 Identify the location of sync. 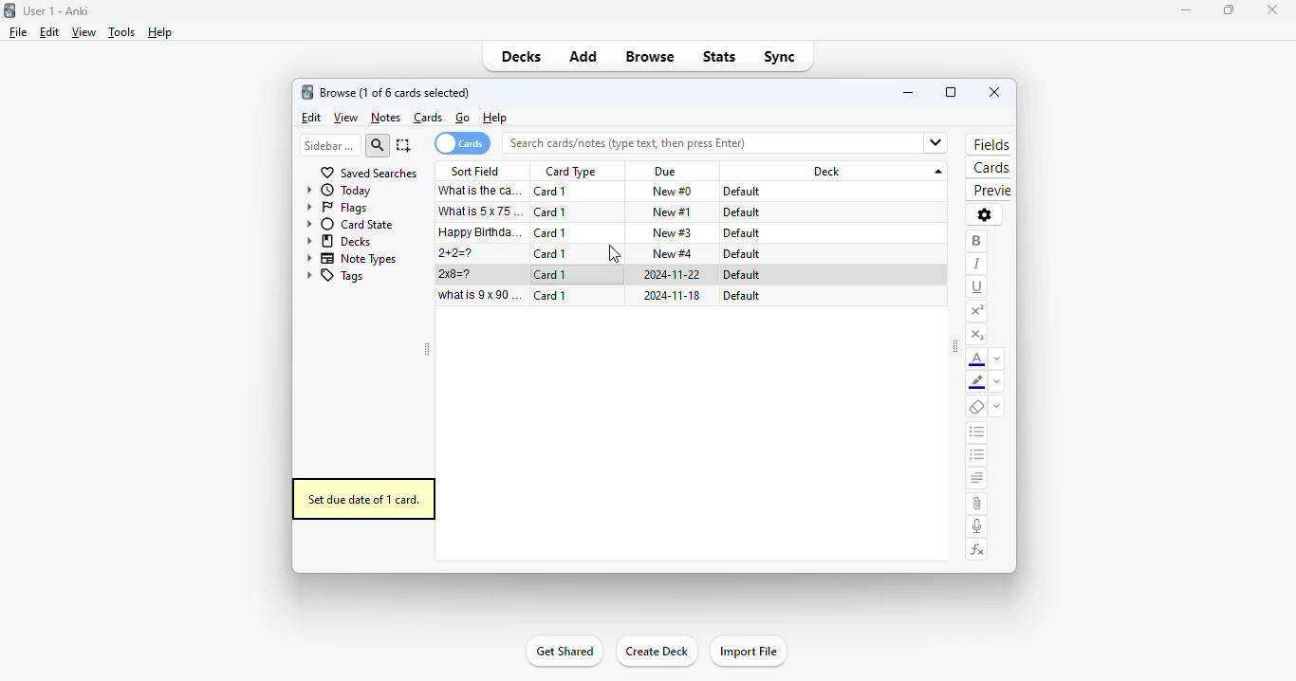
(779, 57).